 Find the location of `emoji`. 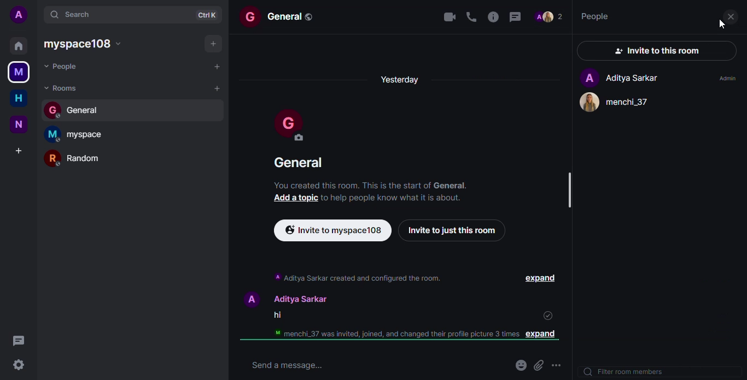

emoji is located at coordinates (519, 365).